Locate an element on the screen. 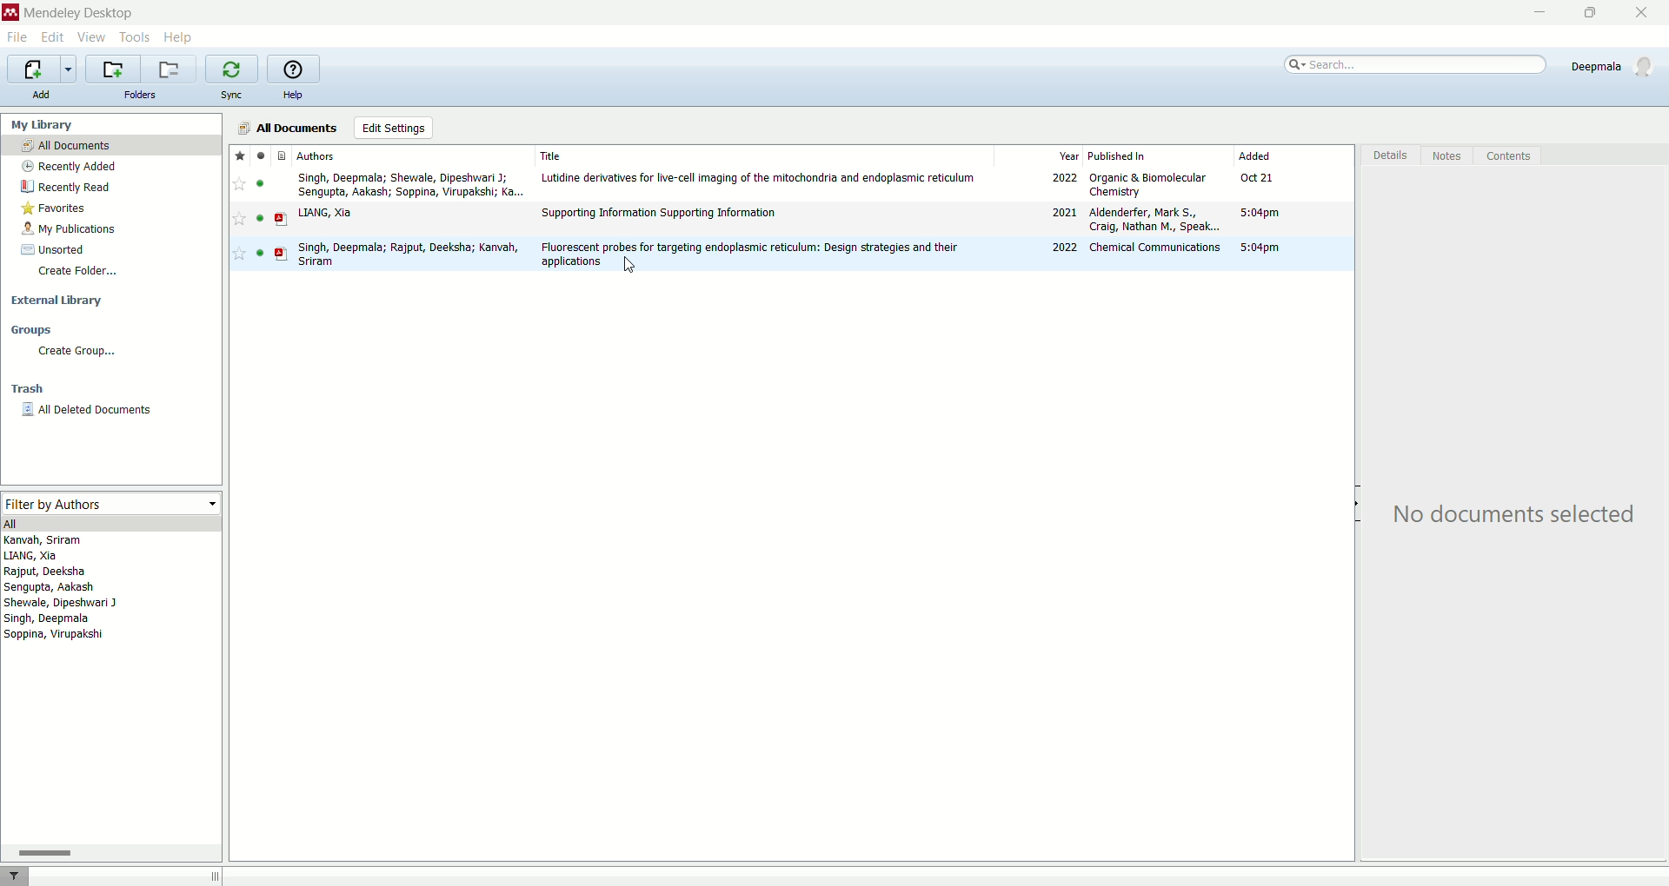  help is located at coordinates (178, 37).